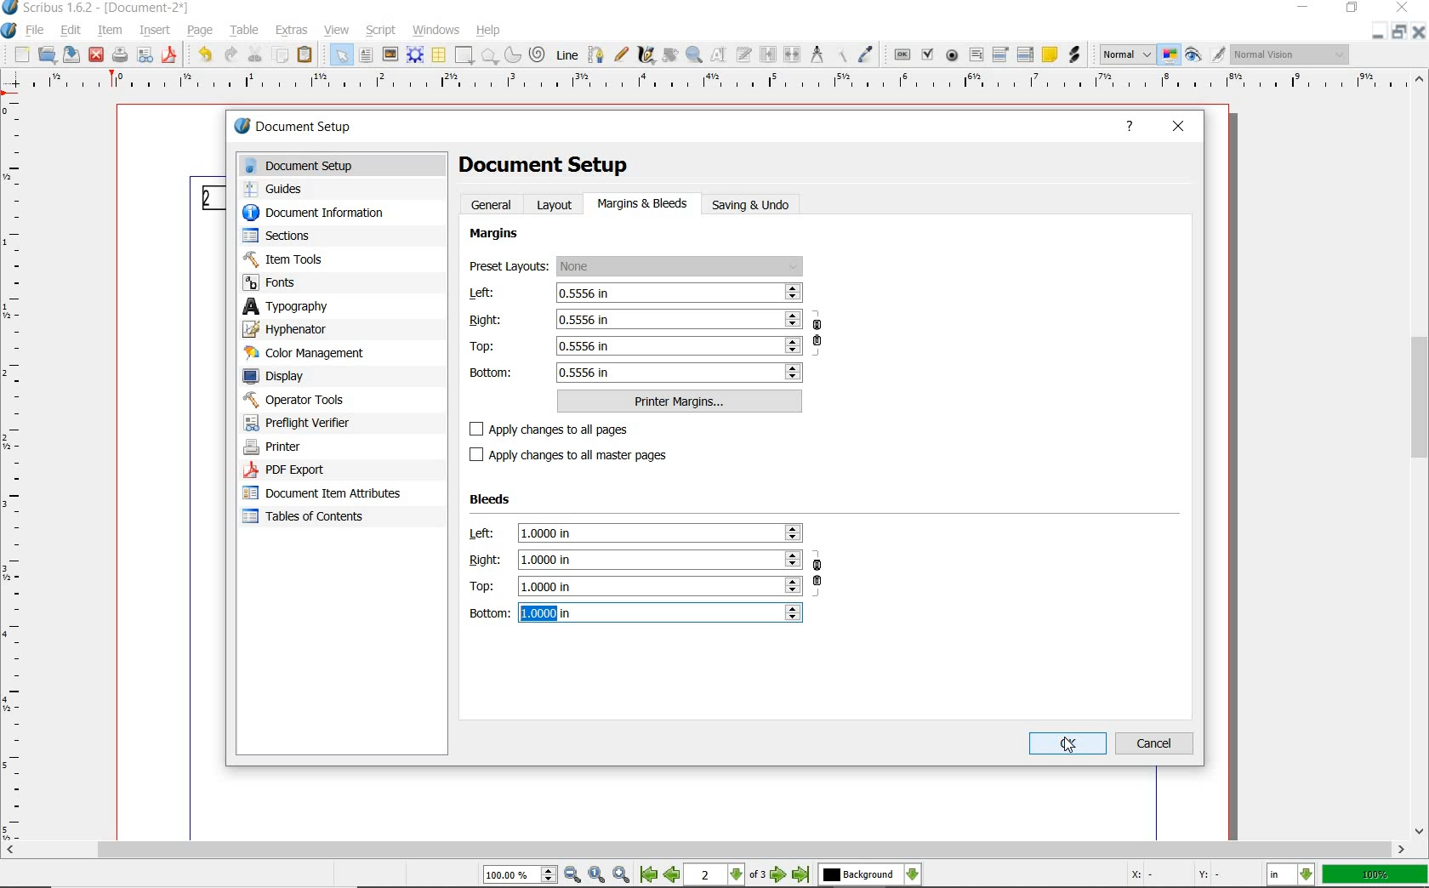 This screenshot has width=1429, height=888. Describe the element at coordinates (16, 470) in the screenshot. I see `Vertical Margin` at that location.